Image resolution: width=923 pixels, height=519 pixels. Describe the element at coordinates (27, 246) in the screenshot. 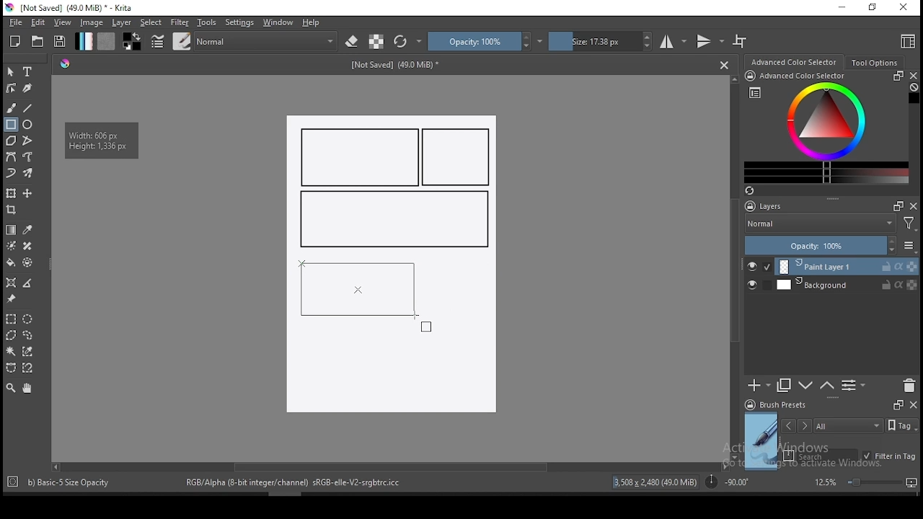

I see `smart patch tool` at that location.